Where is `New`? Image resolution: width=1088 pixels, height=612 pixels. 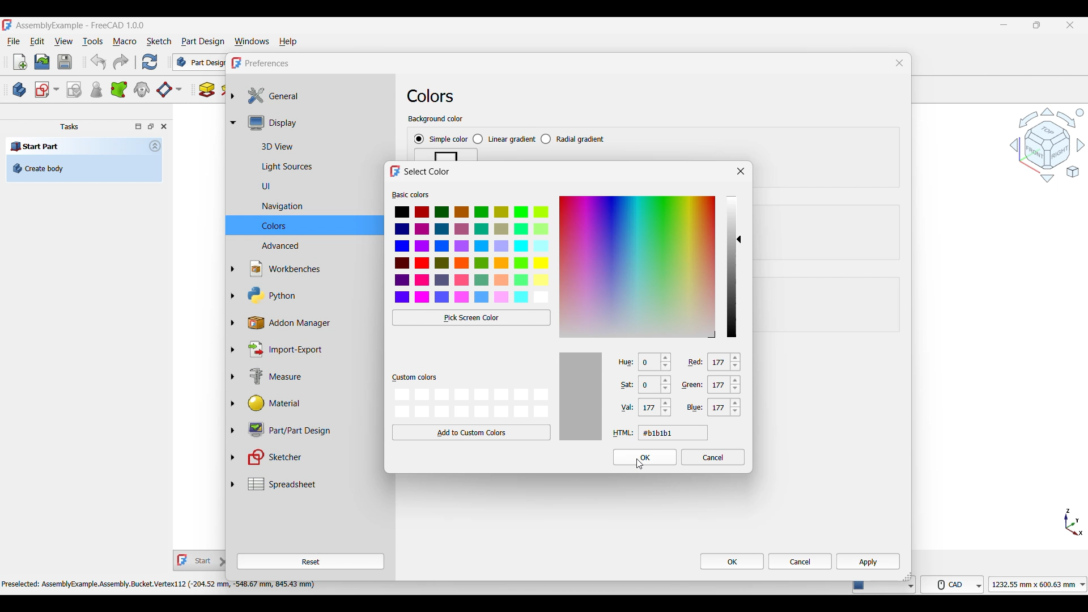
New is located at coordinates (20, 62).